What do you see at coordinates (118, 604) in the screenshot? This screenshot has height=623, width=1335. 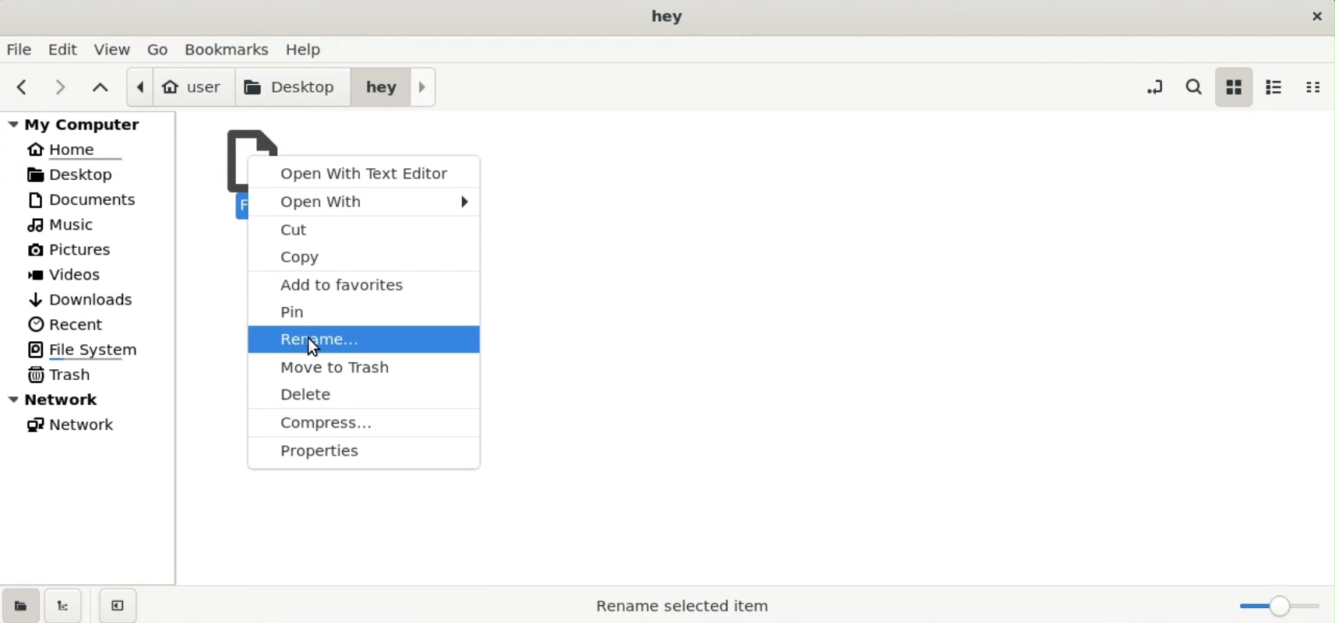 I see `close sidebars` at bounding box center [118, 604].